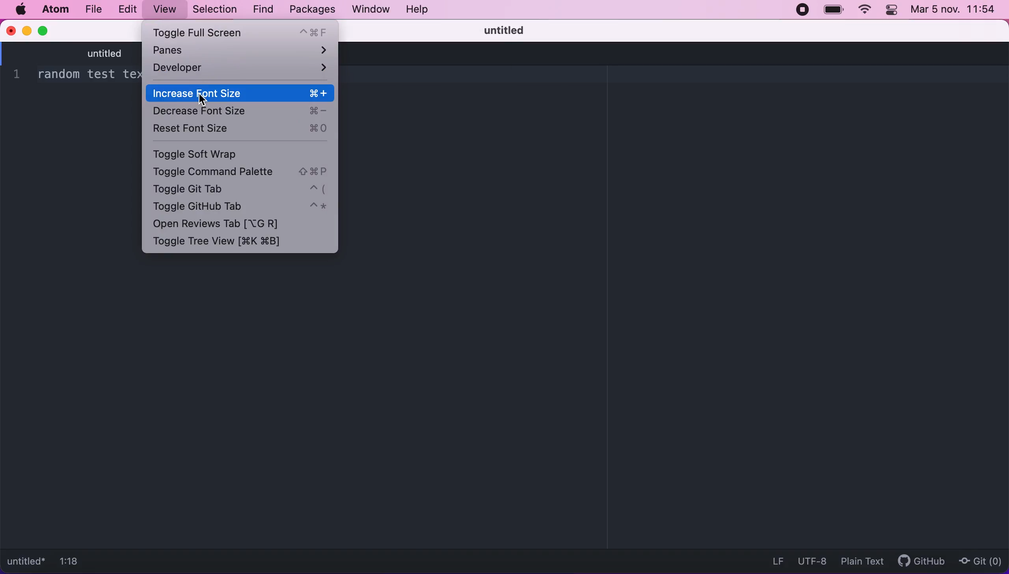 The image size is (1009, 574). I want to click on increase font size, so click(241, 93).